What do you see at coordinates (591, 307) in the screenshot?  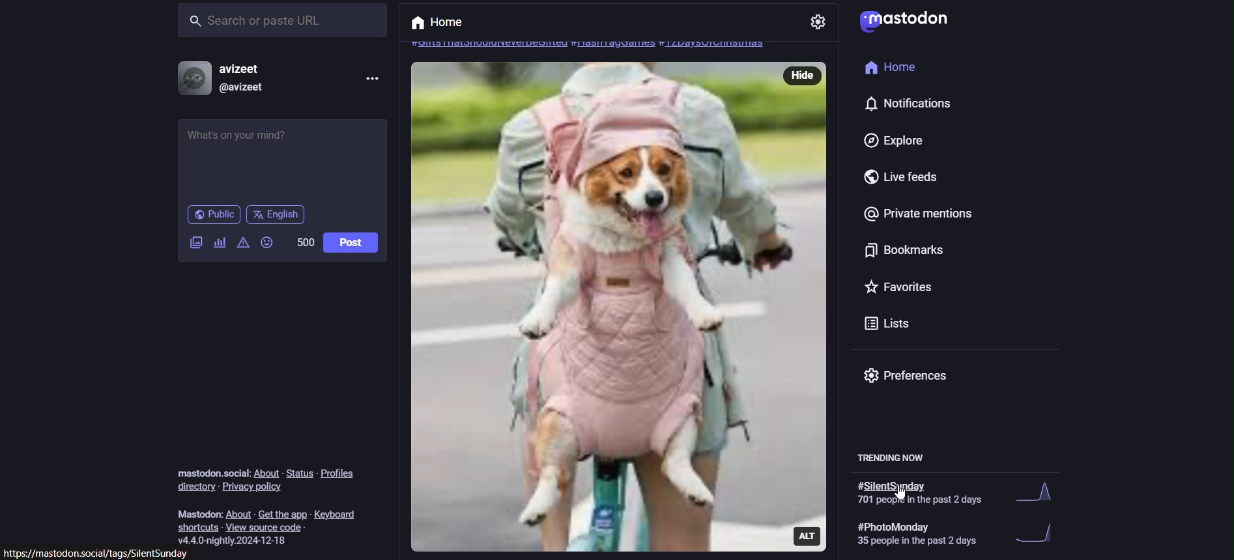 I see `Post with photo` at bounding box center [591, 307].